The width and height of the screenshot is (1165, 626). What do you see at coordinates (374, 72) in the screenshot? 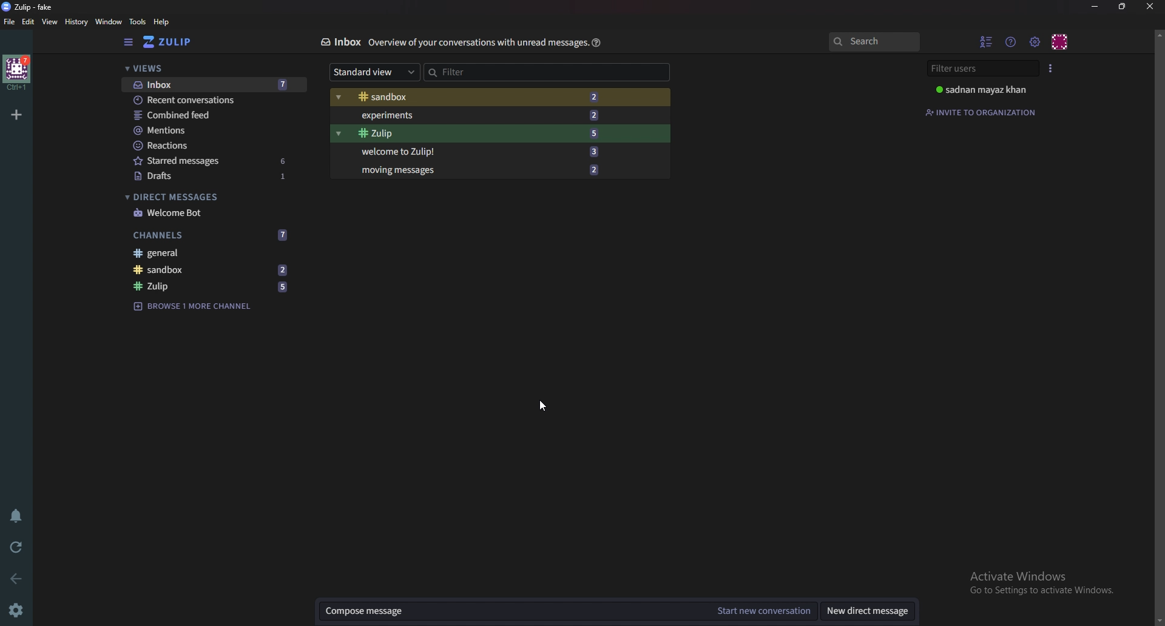
I see `standard view` at bounding box center [374, 72].